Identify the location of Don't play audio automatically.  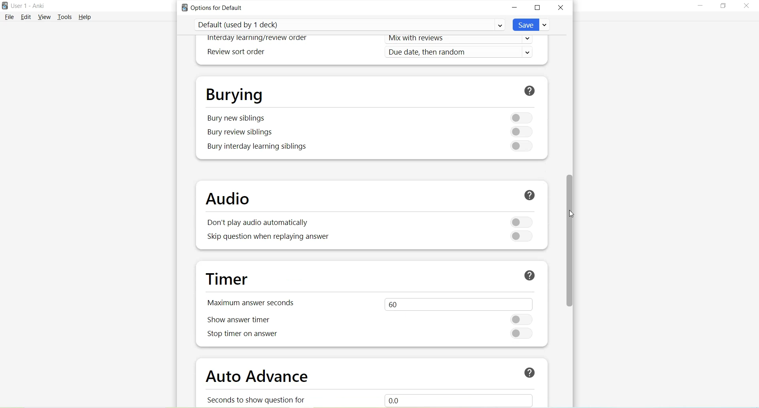
(255, 223).